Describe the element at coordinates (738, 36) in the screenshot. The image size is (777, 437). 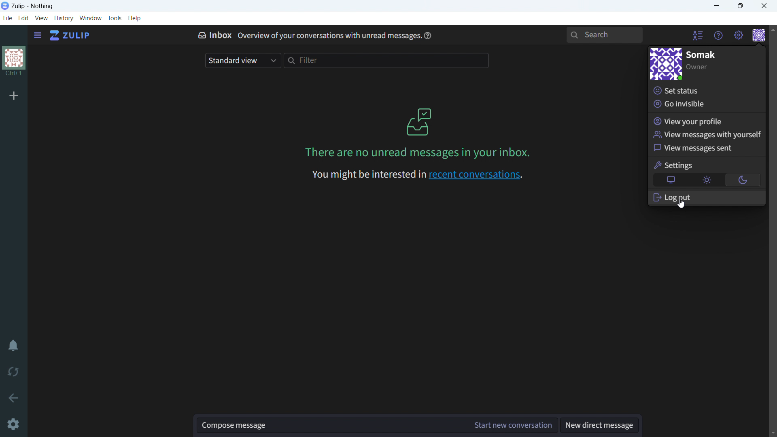
I see `main menu` at that location.